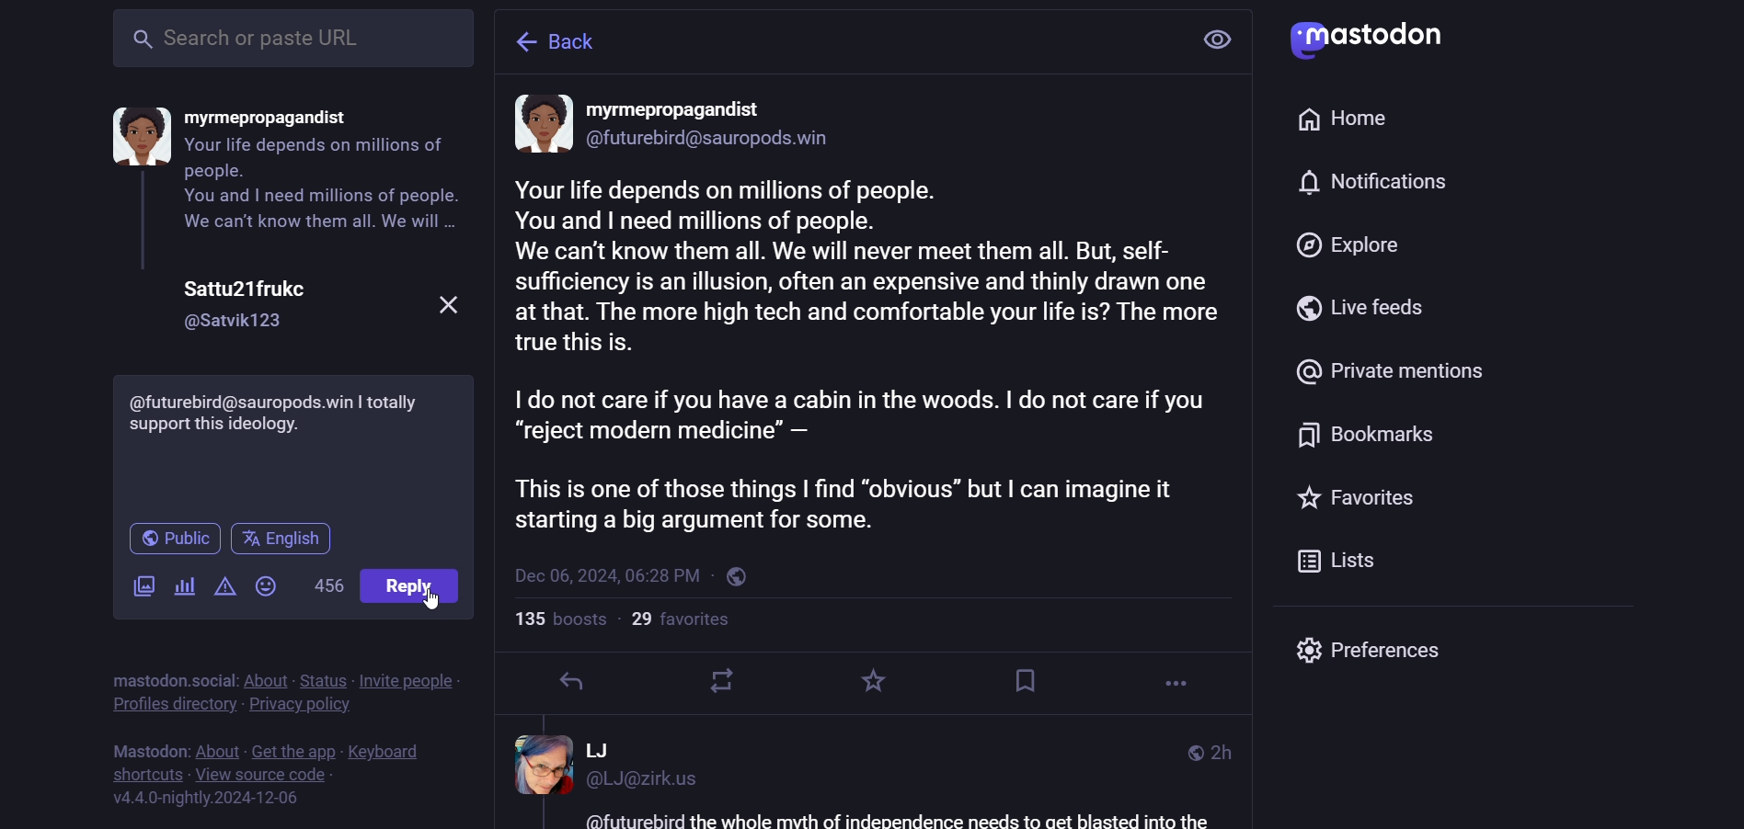 The width and height of the screenshot is (1744, 829). Describe the element at coordinates (1348, 247) in the screenshot. I see `explore` at that location.